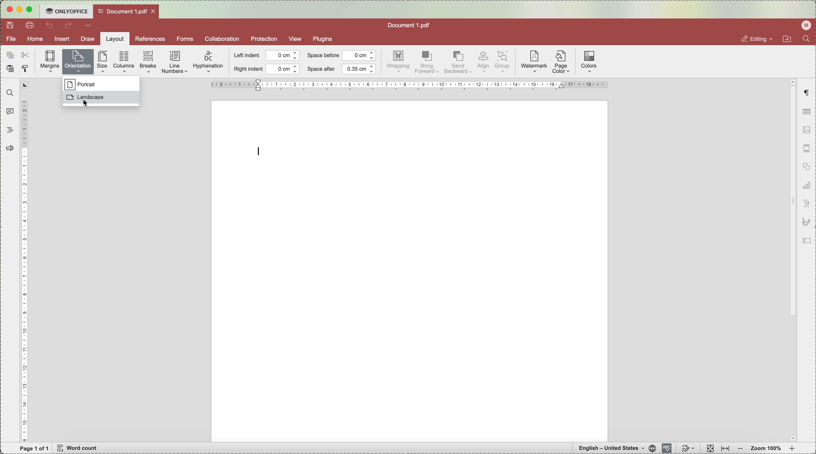 Image resolution: width=816 pixels, height=454 pixels. What do you see at coordinates (791, 438) in the screenshot?
I see `page dropdown` at bounding box center [791, 438].